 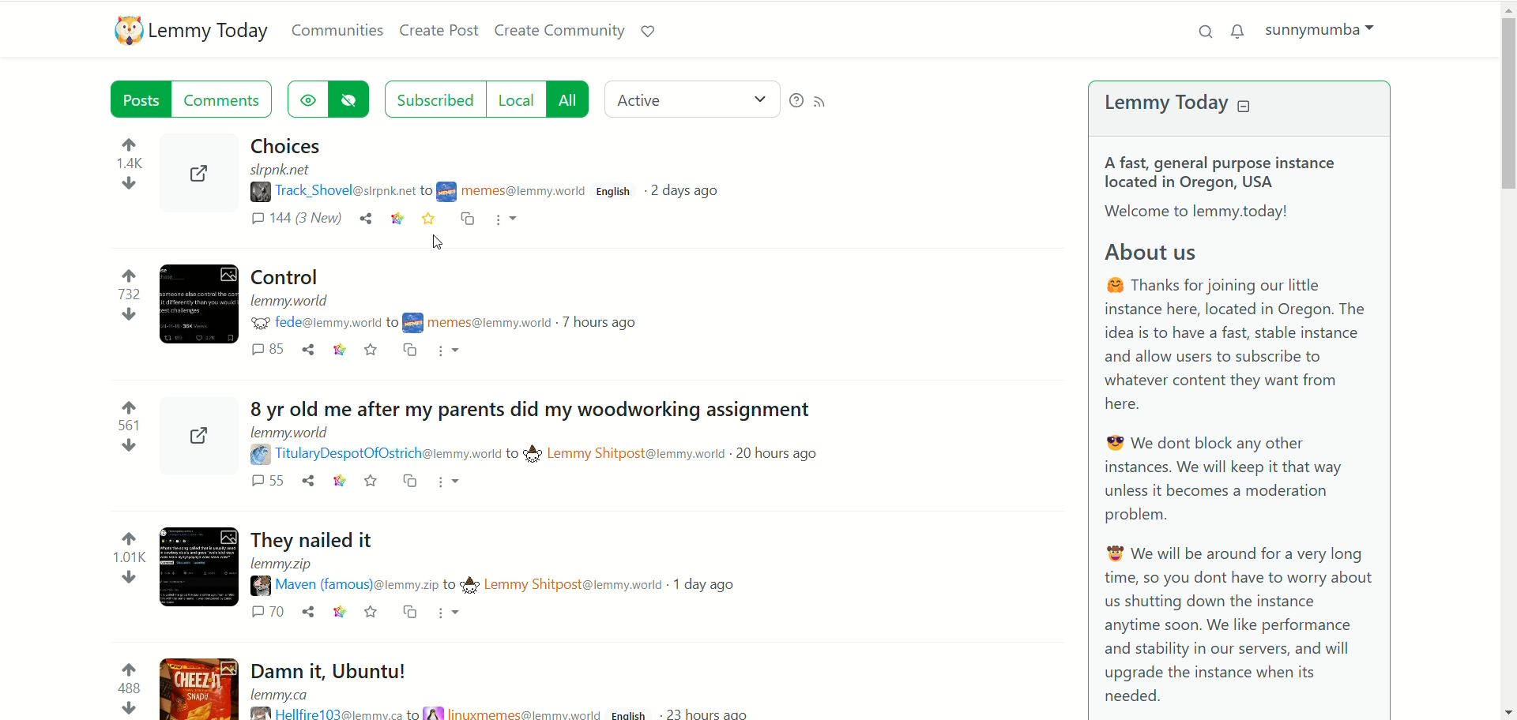 I want to click on hide posts, so click(x=352, y=101).